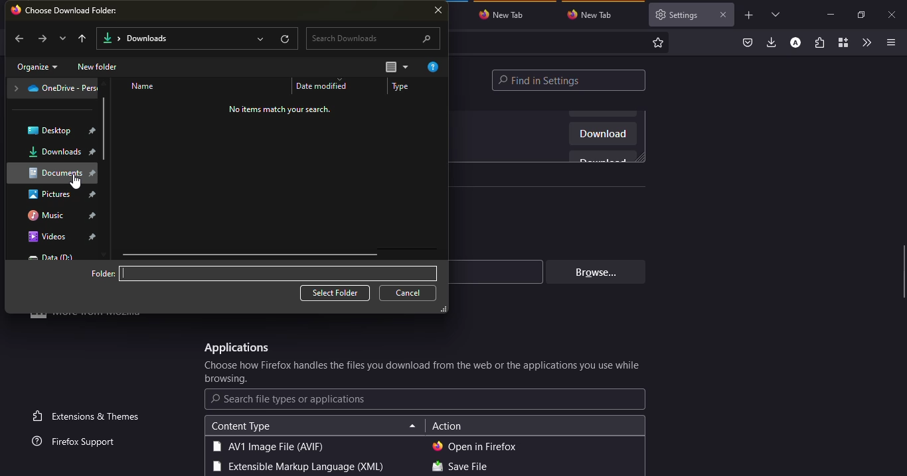 This screenshot has width=907, height=476. What do you see at coordinates (842, 43) in the screenshot?
I see `container` at bounding box center [842, 43].